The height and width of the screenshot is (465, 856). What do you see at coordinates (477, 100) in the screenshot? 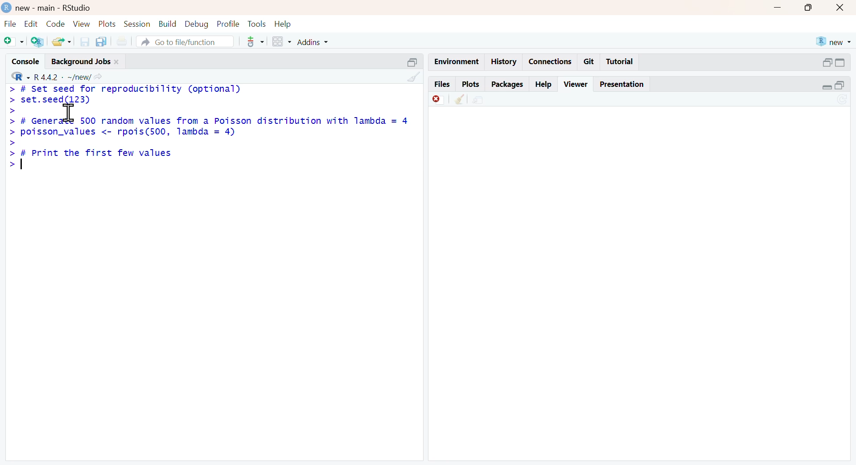
I see `share` at bounding box center [477, 100].